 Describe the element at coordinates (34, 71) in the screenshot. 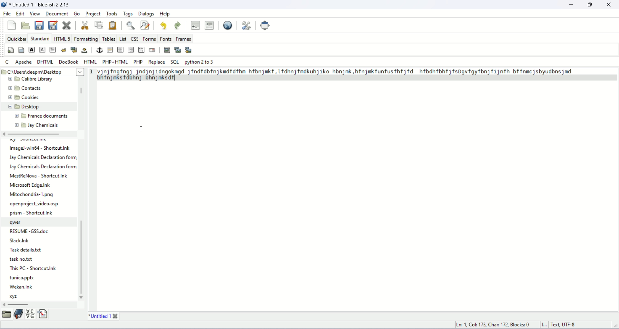

I see `5 C:\Users\deepm\Desktop` at that location.